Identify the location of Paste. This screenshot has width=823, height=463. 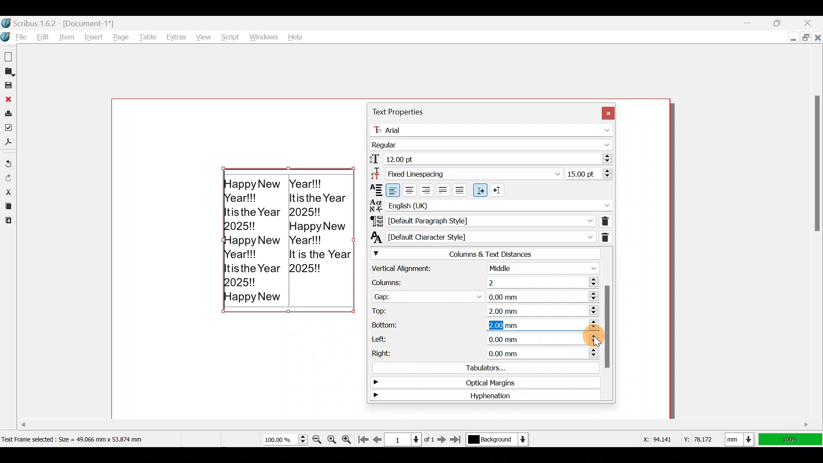
(8, 222).